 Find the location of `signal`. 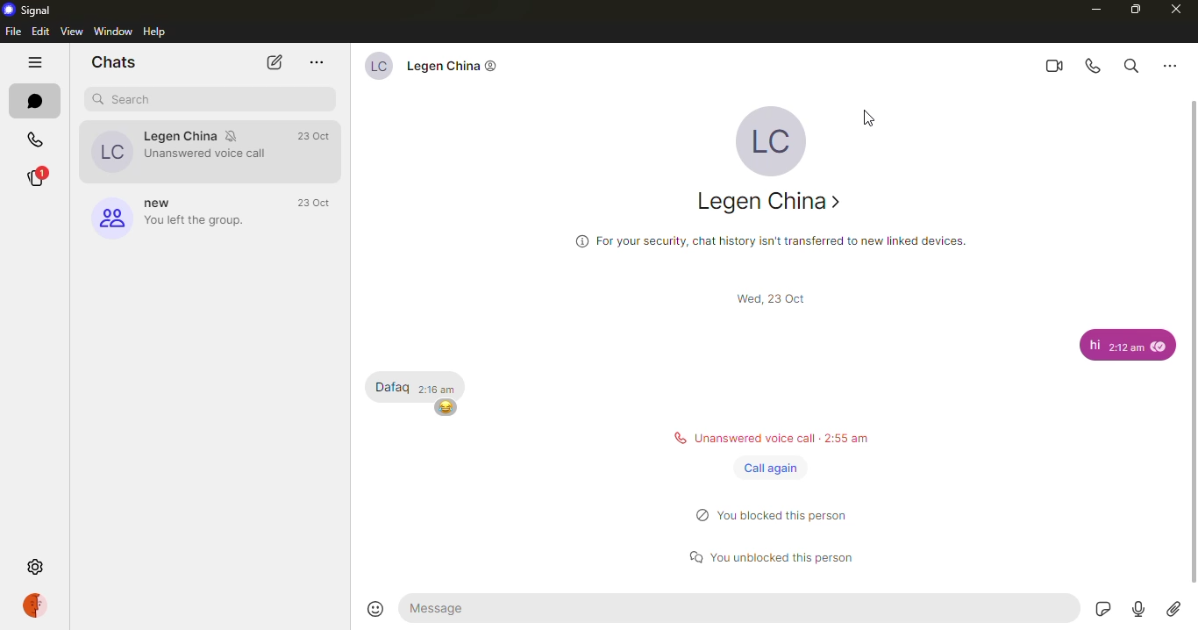

signal is located at coordinates (33, 9).